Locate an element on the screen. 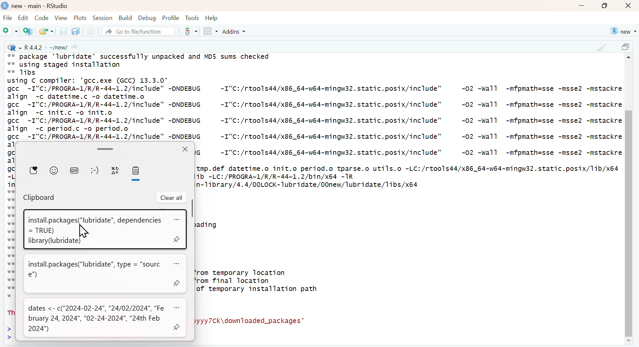  Workspace panes is located at coordinates (210, 32).